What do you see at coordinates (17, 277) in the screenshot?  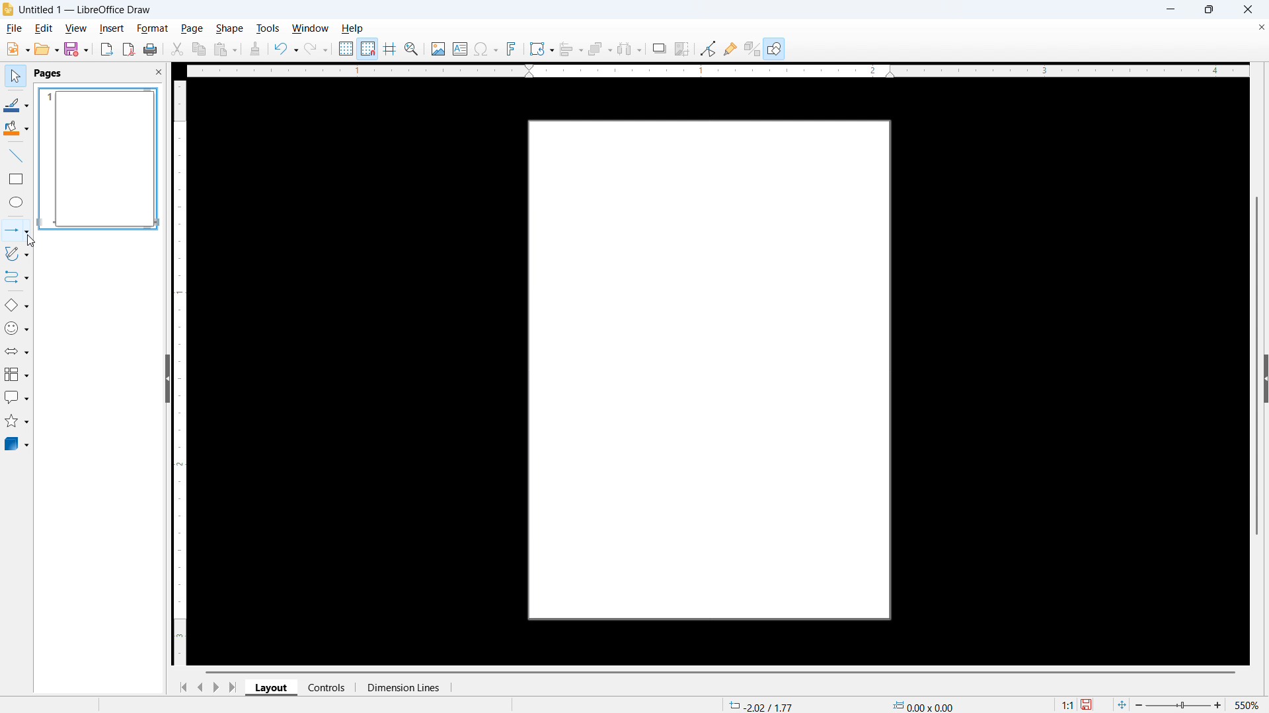 I see `Connectors ` at bounding box center [17, 277].